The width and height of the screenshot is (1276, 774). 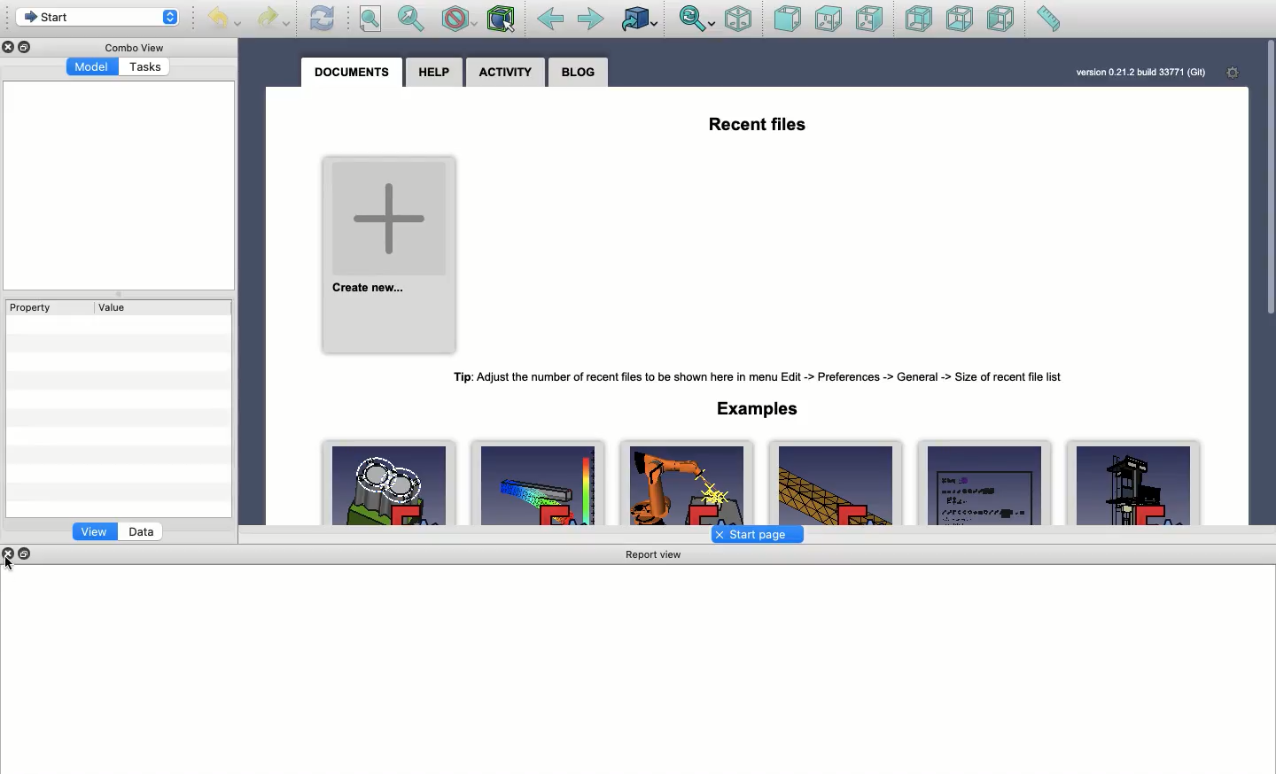 I want to click on RobotExample.FCStd Jurgen Riegel 199Kb, so click(x=688, y=483).